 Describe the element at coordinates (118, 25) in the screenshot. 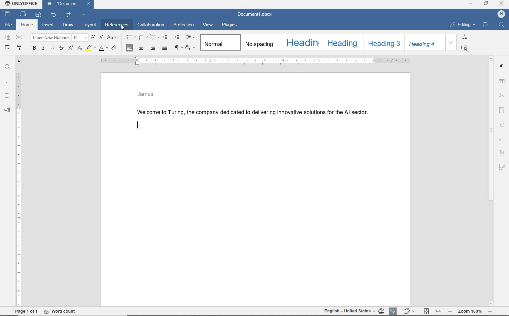

I see `Cursor` at that location.